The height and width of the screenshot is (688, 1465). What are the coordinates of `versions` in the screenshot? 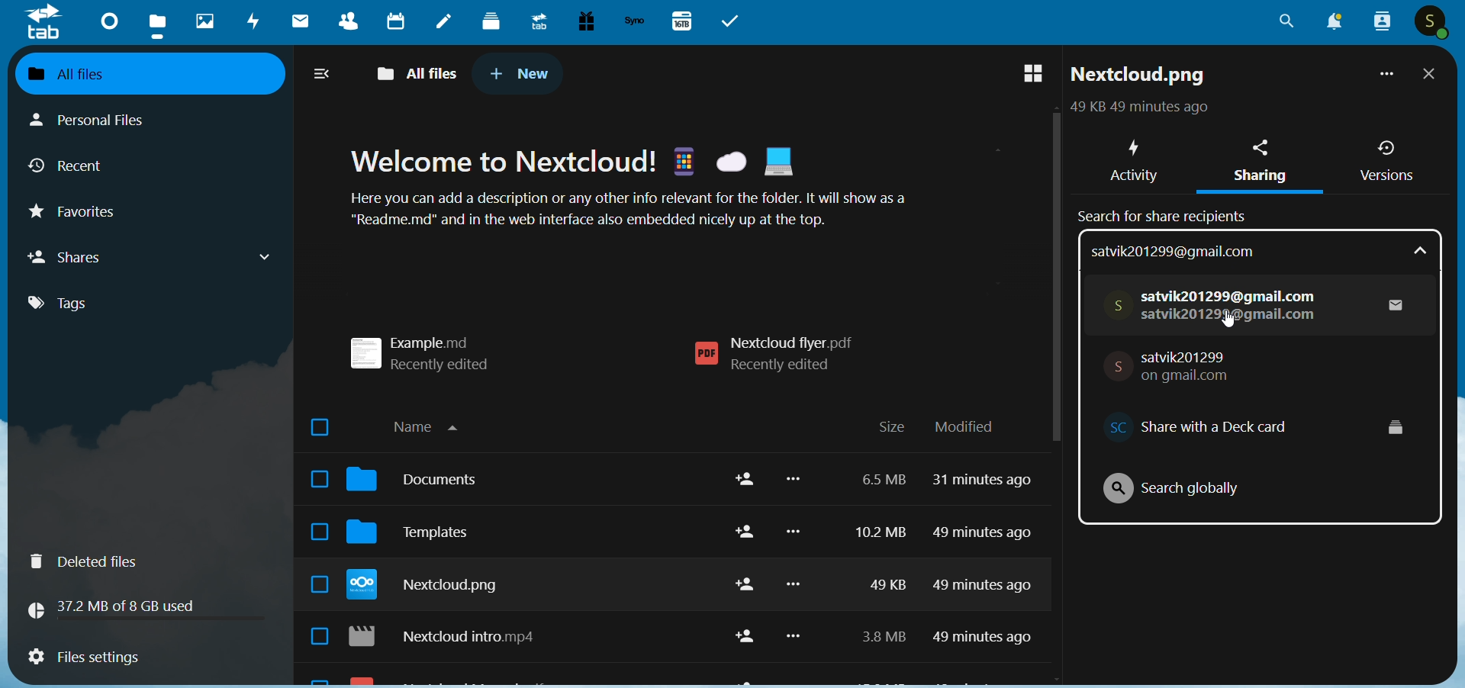 It's located at (1386, 161).